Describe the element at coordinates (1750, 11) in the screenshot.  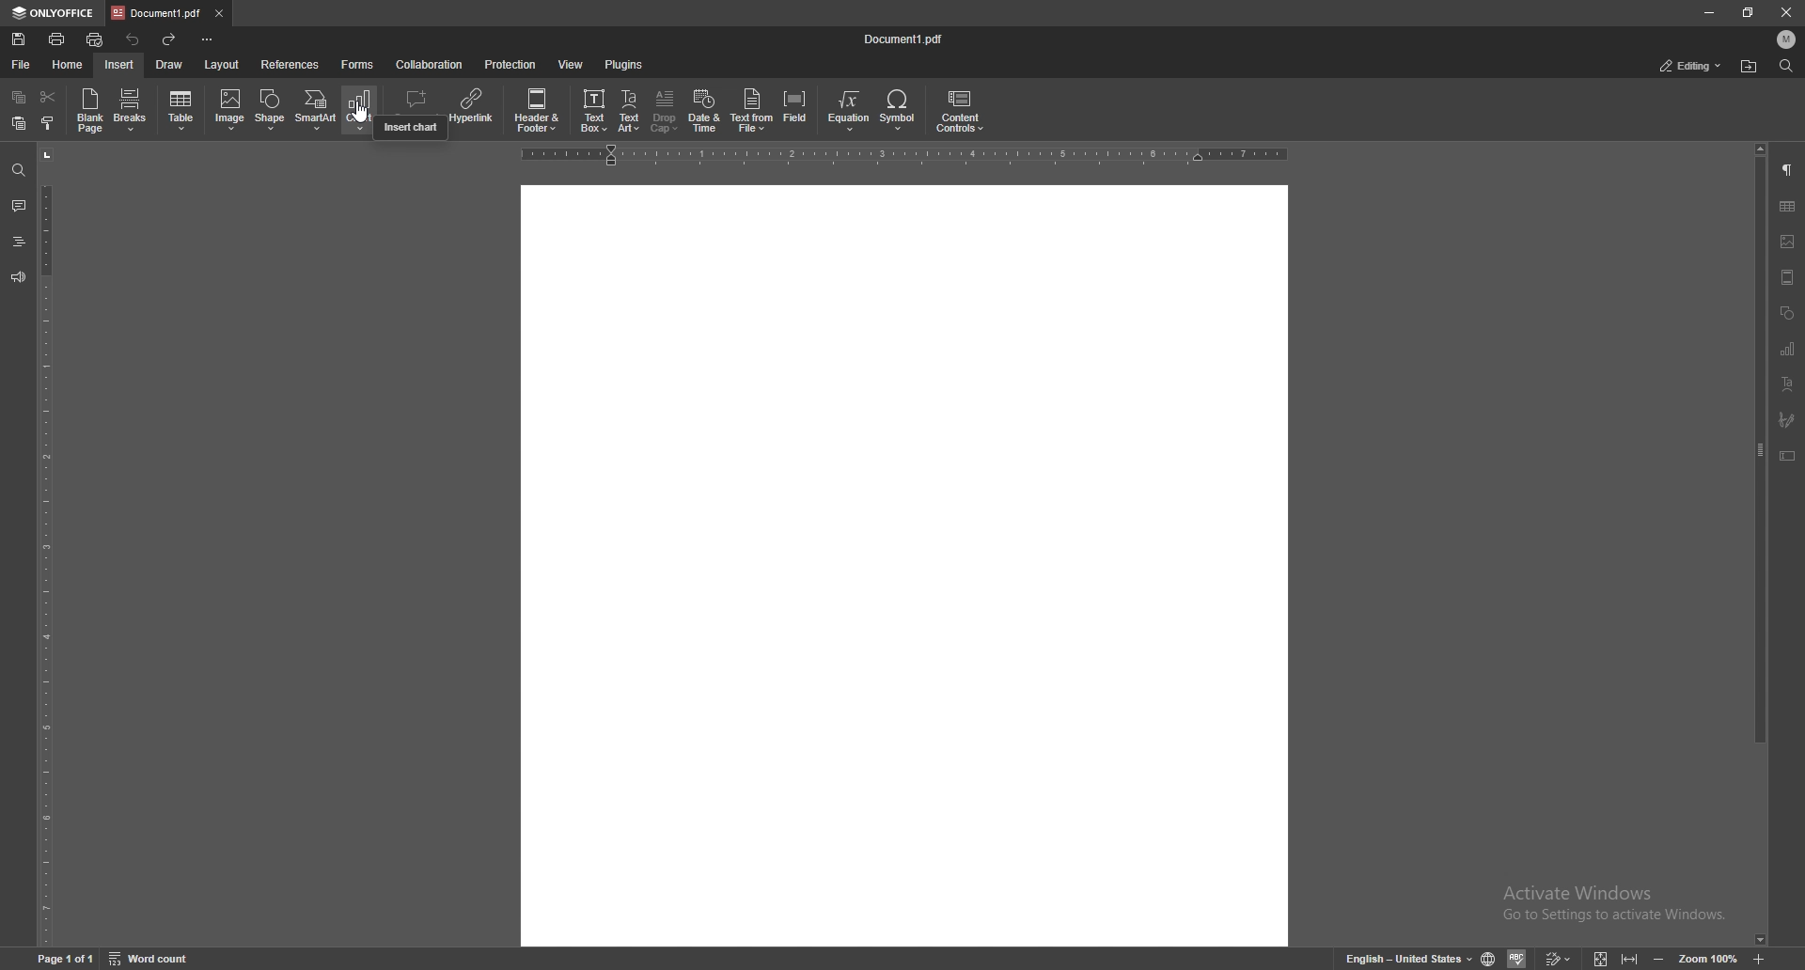
I see `resize` at that location.